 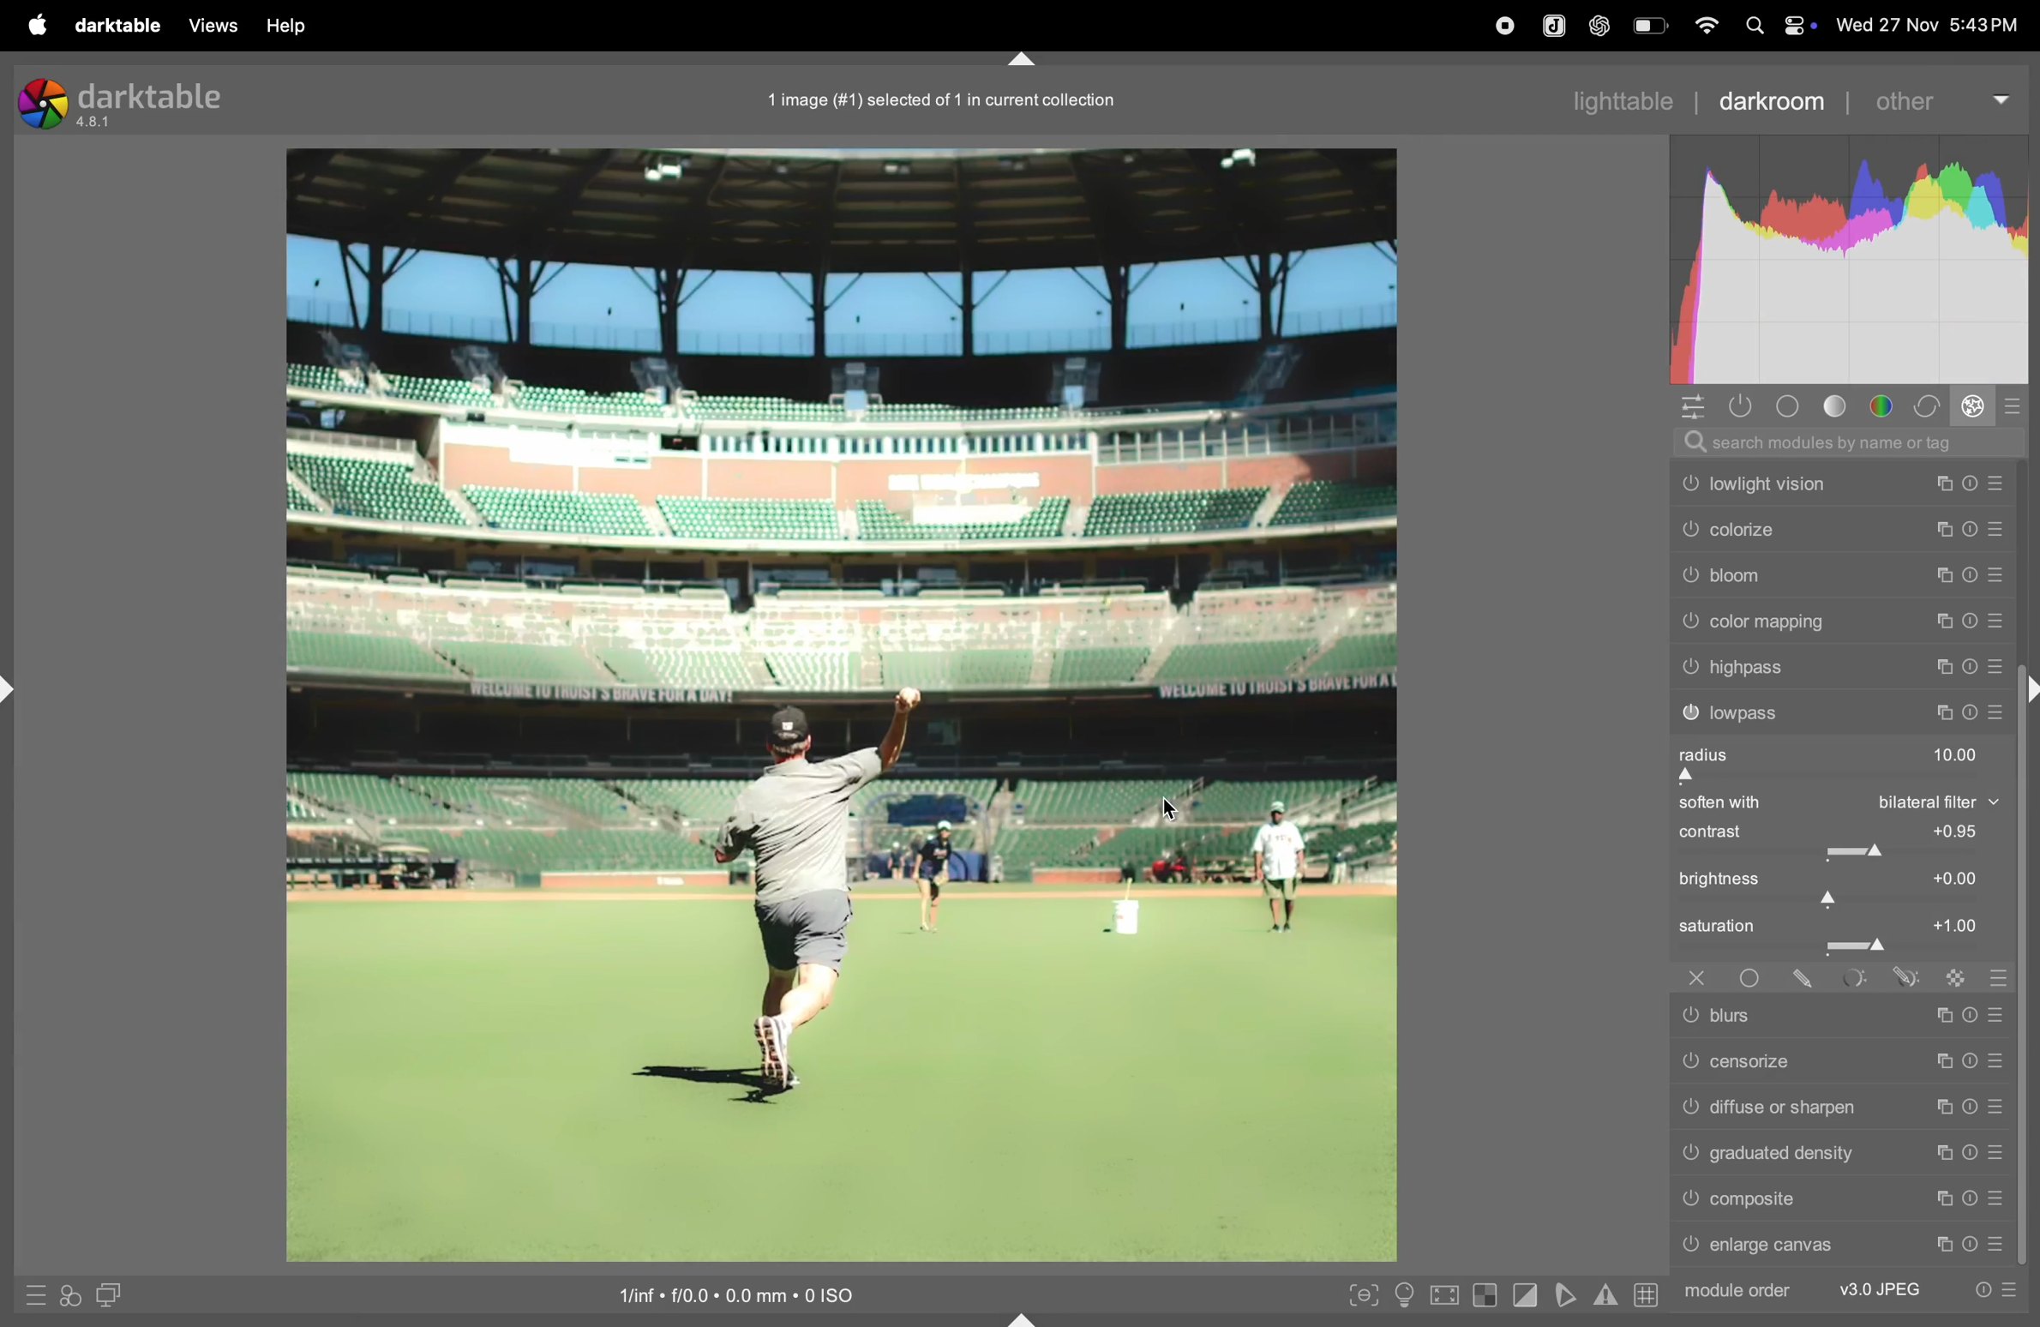 What do you see at coordinates (1971, 406) in the screenshot?
I see `effect` at bounding box center [1971, 406].